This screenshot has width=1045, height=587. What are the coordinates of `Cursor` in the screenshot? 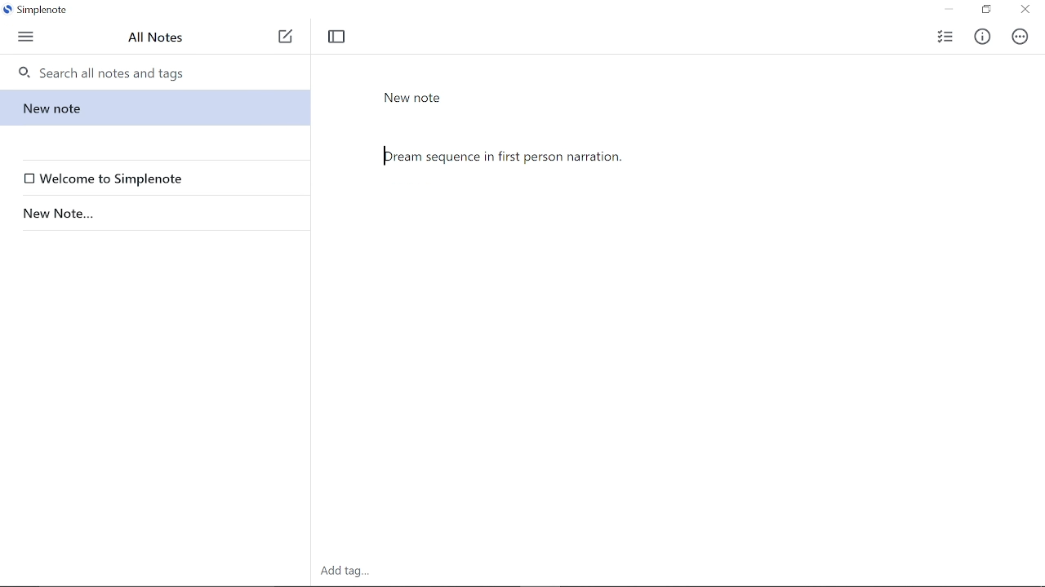 It's located at (385, 156).